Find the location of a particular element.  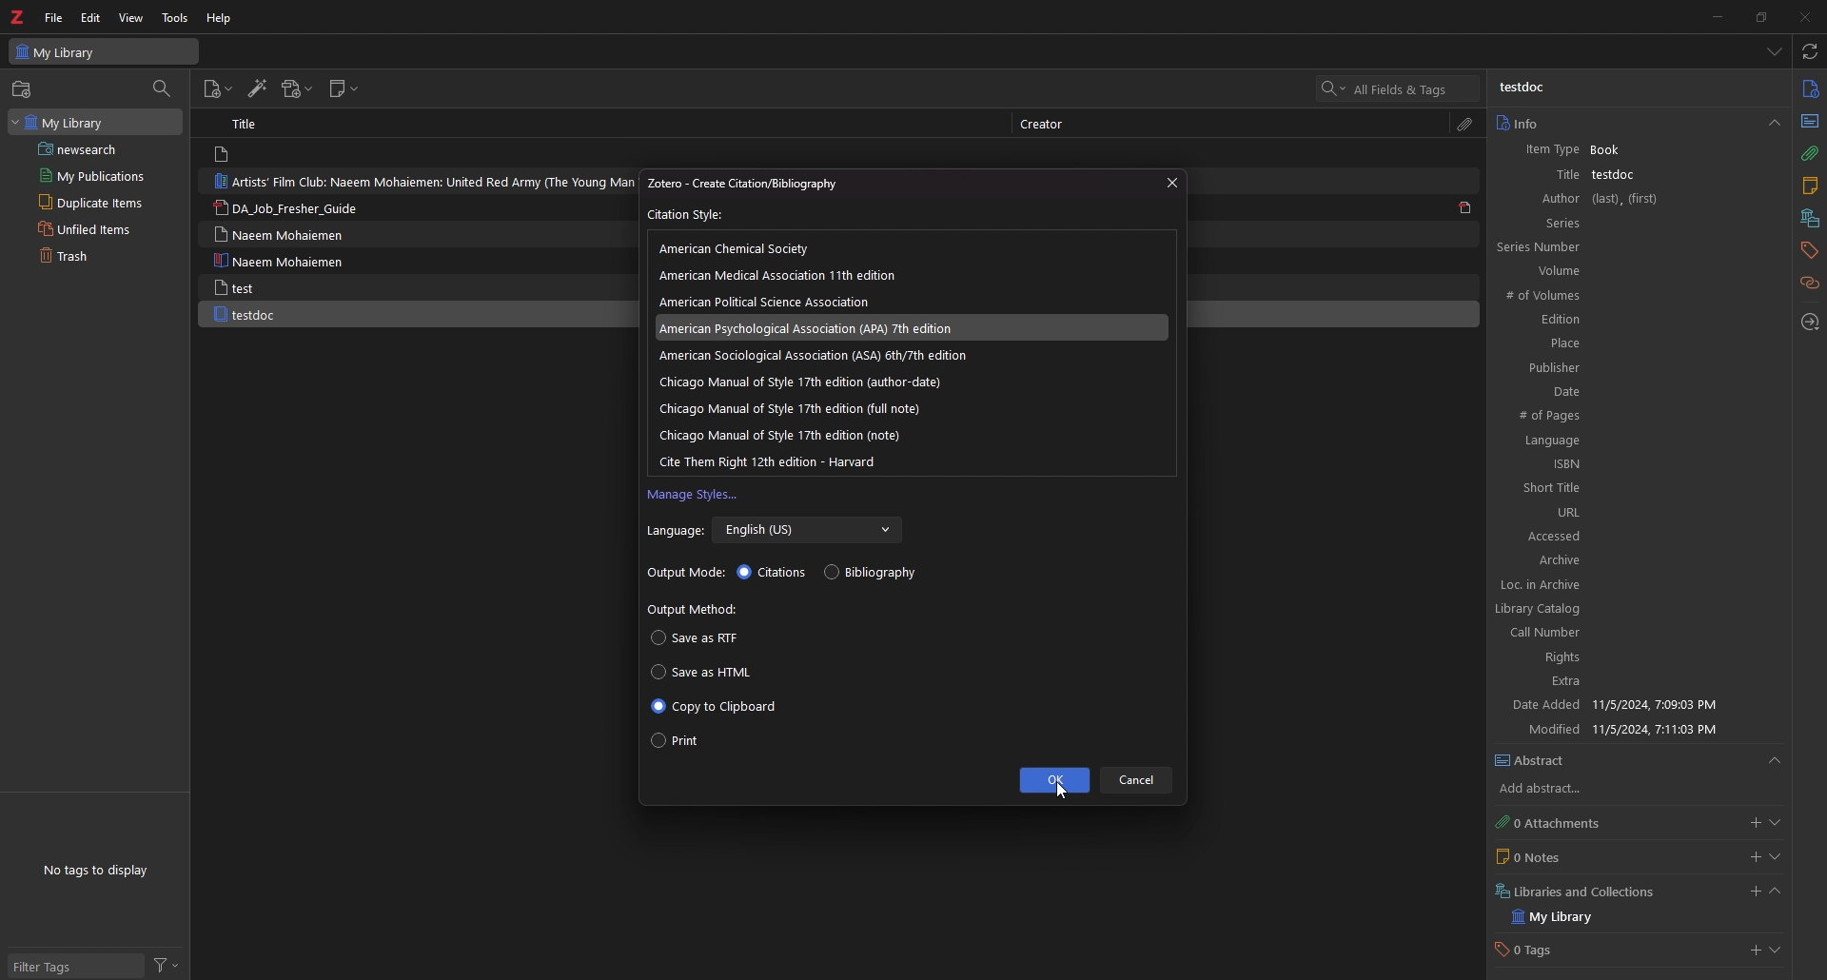

test is located at coordinates (237, 287).